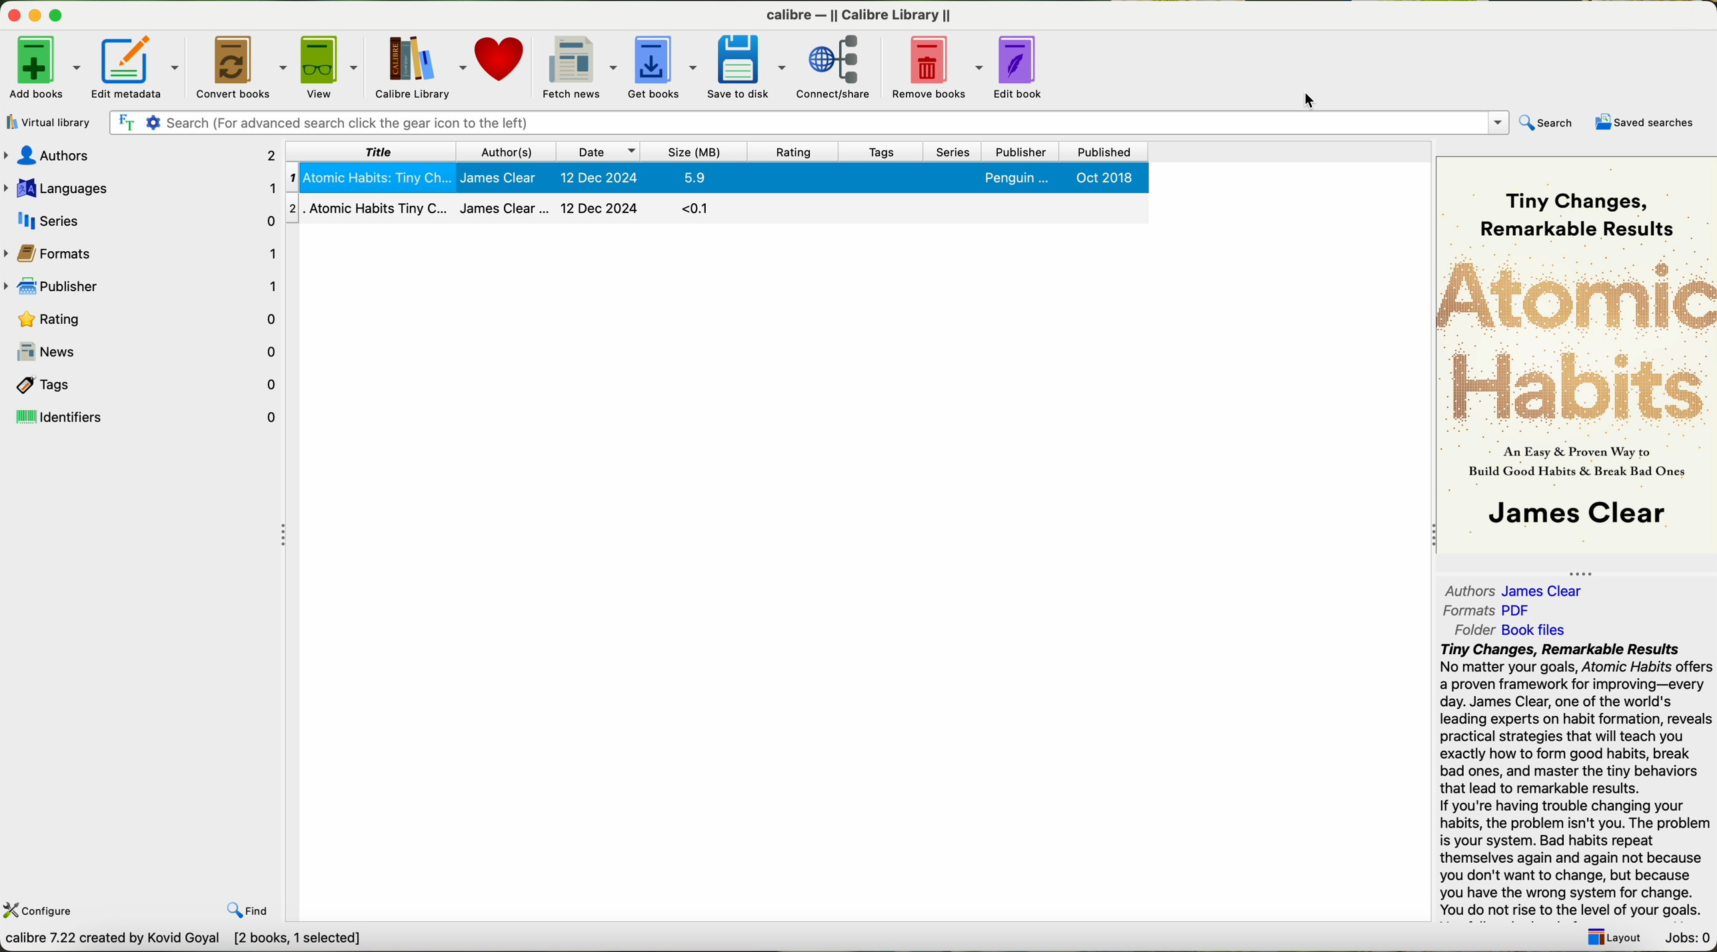 The image size is (1717, 952). I want to click on maximize, so click(59, 15).